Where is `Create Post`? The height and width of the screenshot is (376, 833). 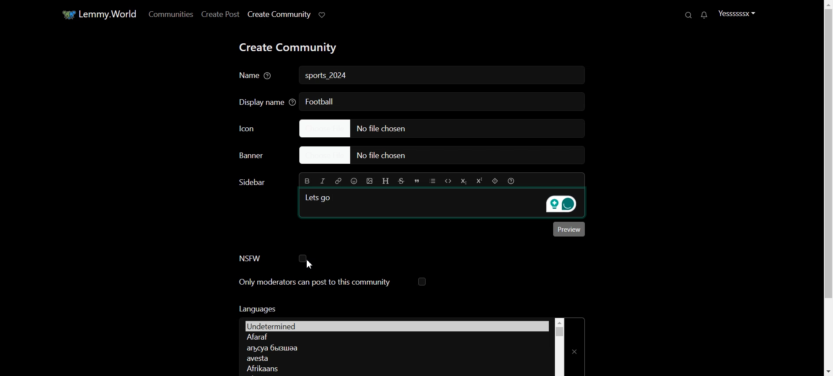 Create Post is located at coordinates (220, 14).